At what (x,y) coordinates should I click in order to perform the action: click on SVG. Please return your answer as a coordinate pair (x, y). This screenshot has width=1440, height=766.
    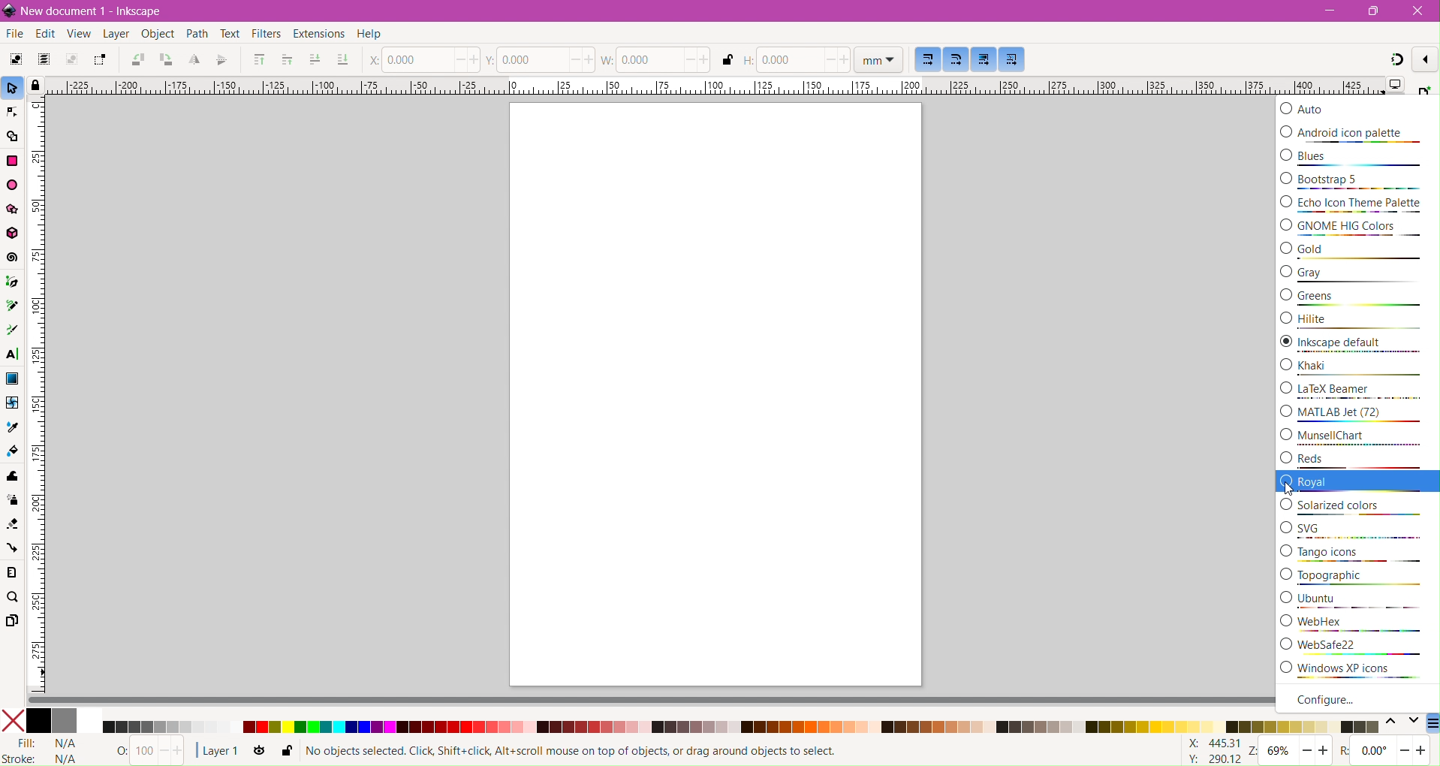
    Looking at the image, I should click on (1358, 530).